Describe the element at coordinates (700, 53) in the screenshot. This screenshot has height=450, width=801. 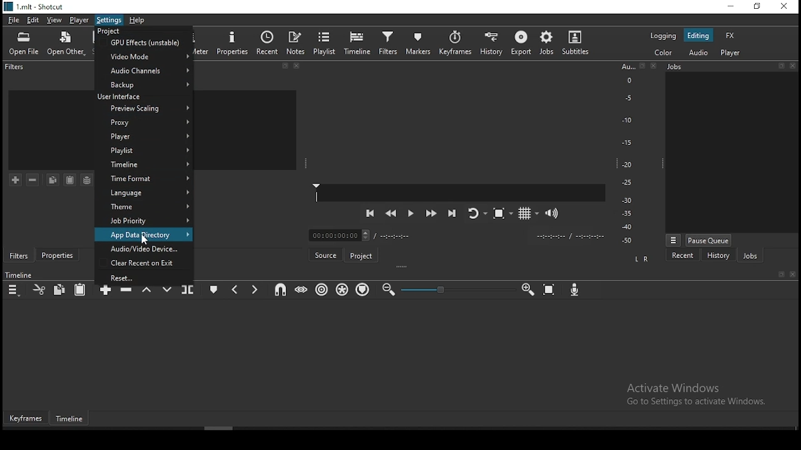
I see `audio` at that location.